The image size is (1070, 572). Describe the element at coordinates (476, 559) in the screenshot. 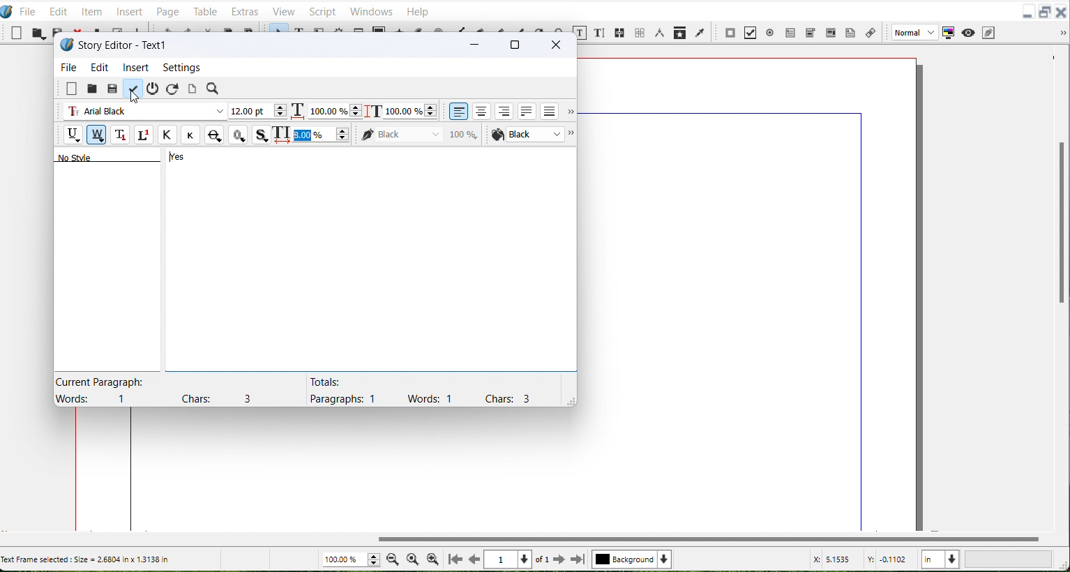

I see `Go to previous page` at that location.